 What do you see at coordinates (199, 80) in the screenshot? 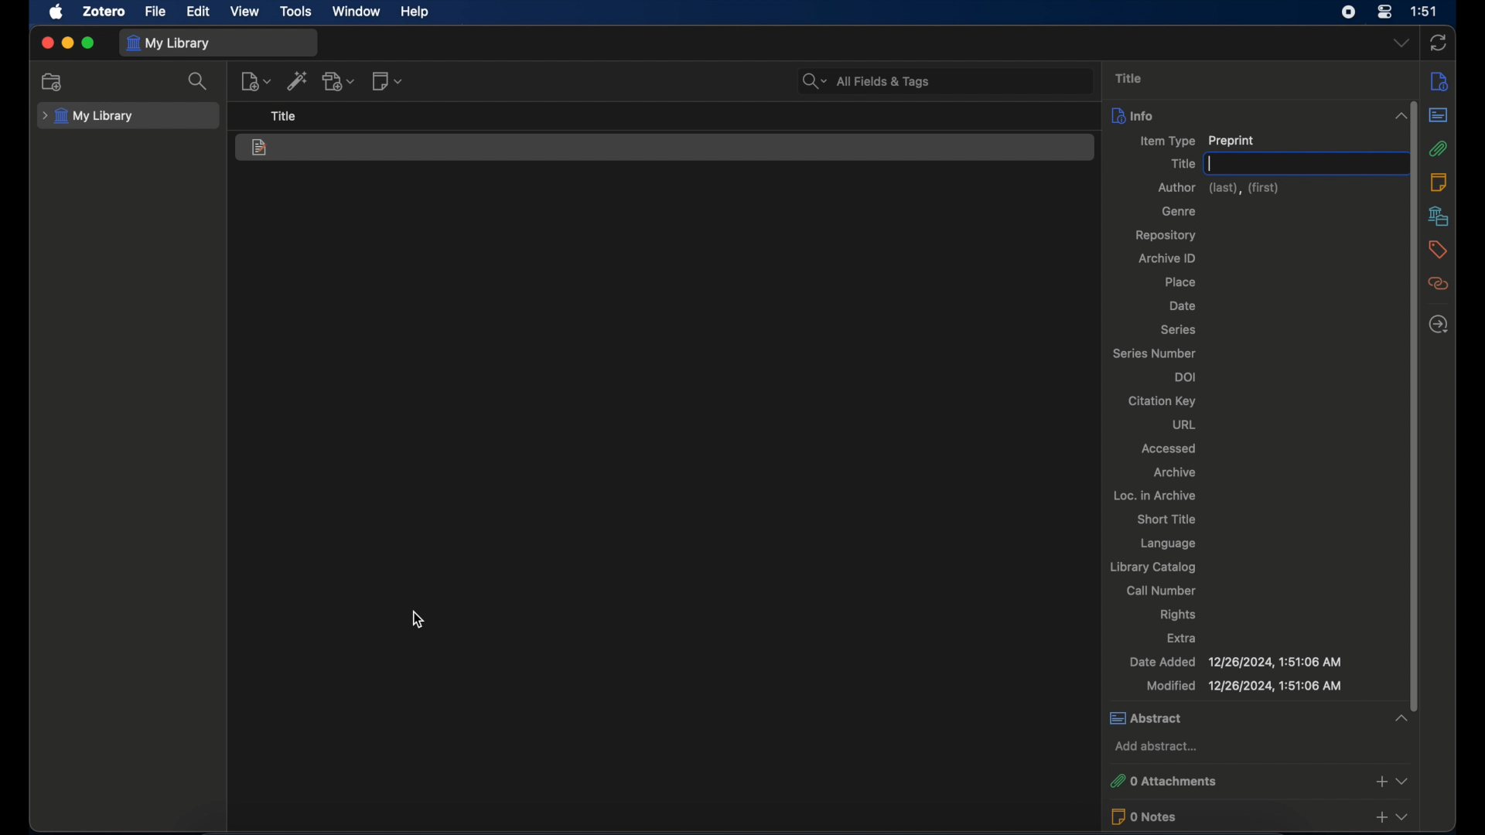
I see `search` at bounding box center [199, 80].